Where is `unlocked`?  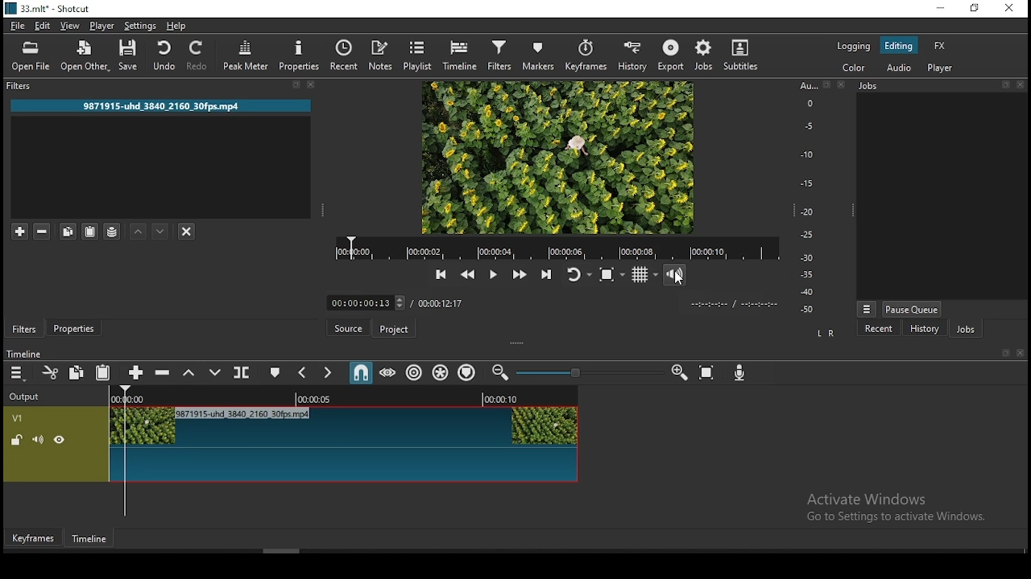 unlocked is located at coordinates (16, 440).